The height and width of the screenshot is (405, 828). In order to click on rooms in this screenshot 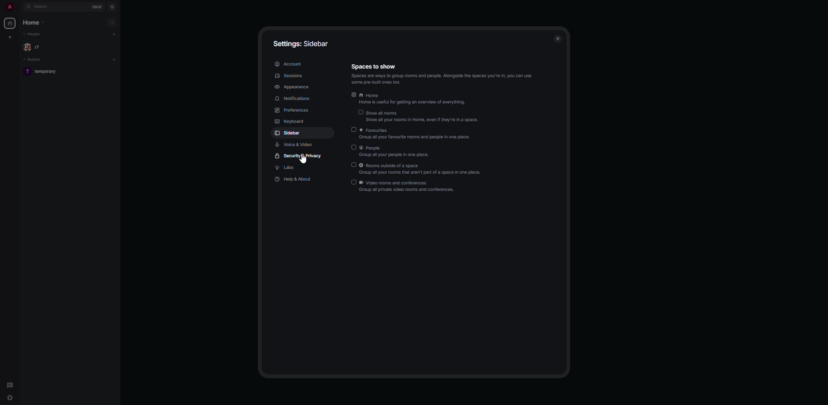, I will do `click(34, 59)`.